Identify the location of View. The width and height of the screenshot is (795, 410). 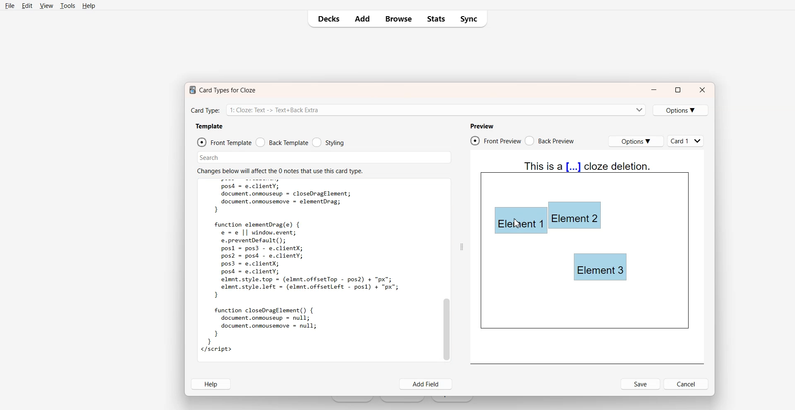
(46, 5).